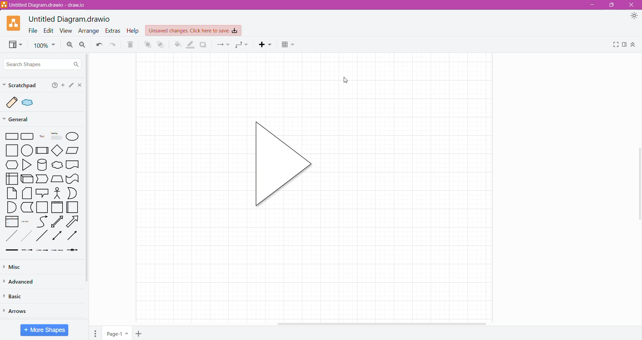 Image resolution: width=642 pixels, height=340 pixels. Describe the element at coordinates (63, 85) in the screenshot. I see `Add` at that location.